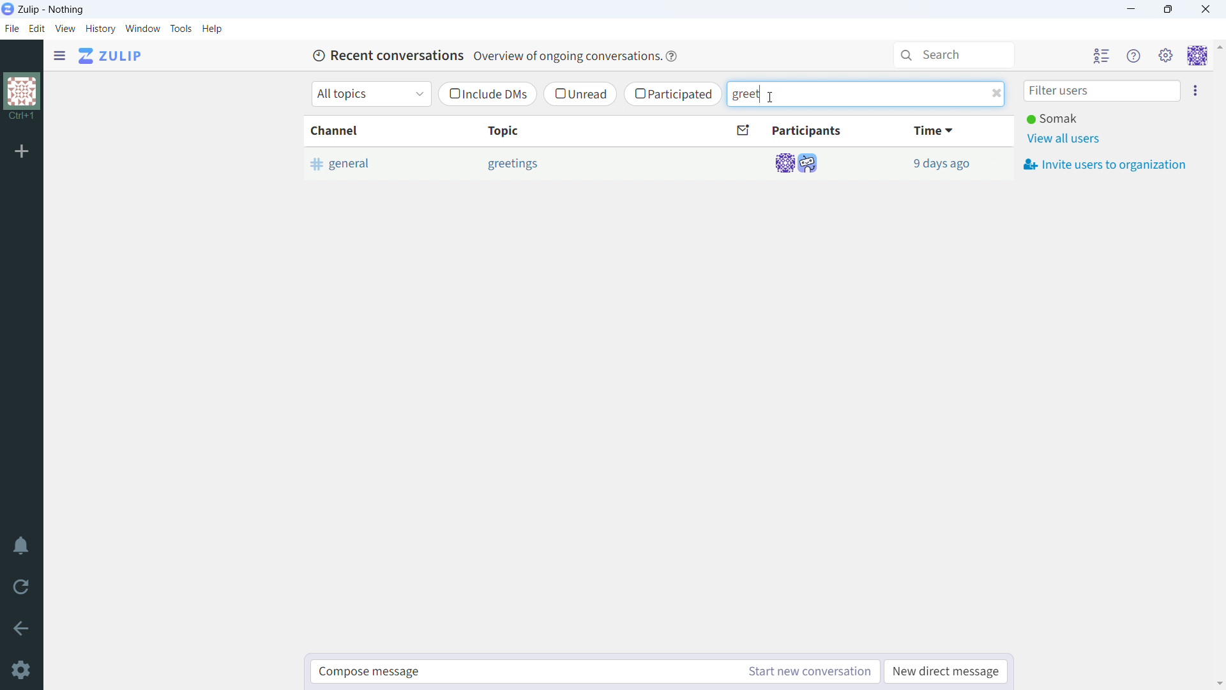 The image size is (1226, 690). I want to click on close, so click(1204, 10).